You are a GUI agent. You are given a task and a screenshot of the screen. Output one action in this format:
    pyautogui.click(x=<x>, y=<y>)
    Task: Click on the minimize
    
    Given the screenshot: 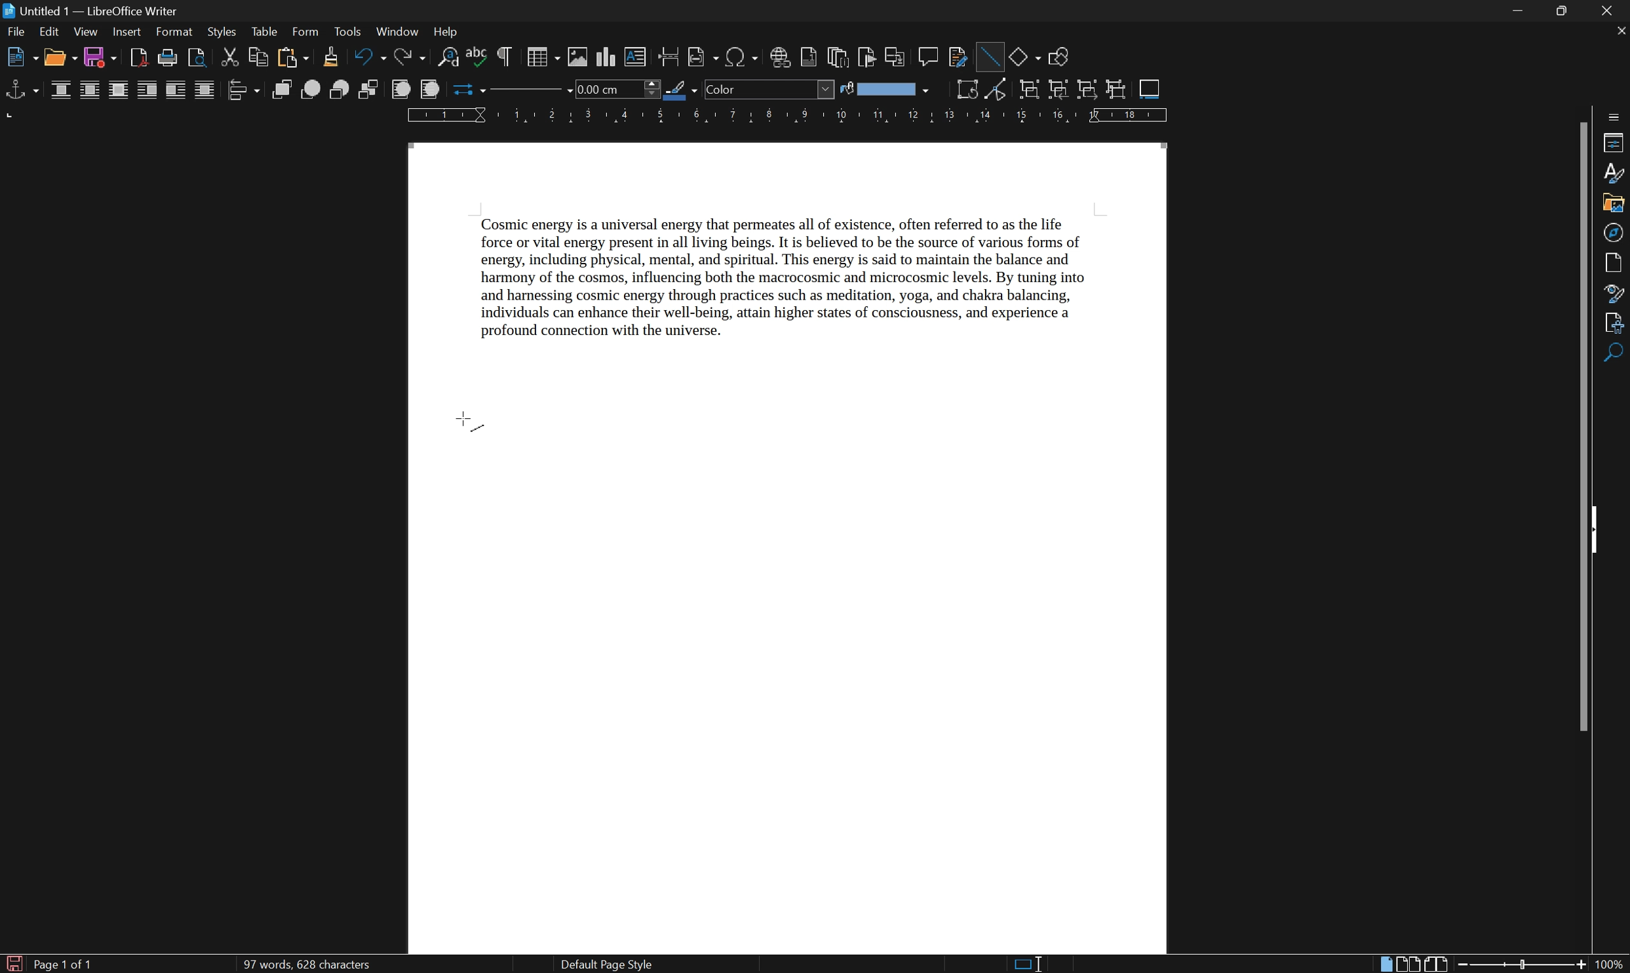 What is the action you would take?
    pyautogui.click(x=1521, y=12)
    